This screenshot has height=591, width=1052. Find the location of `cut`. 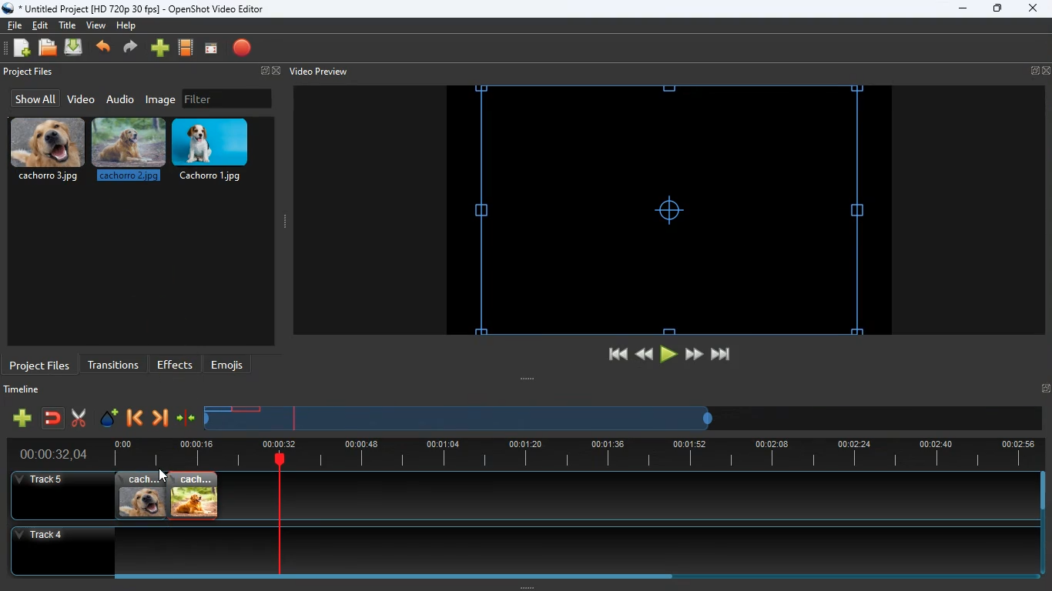

cut is located at coordinates (79, 418).